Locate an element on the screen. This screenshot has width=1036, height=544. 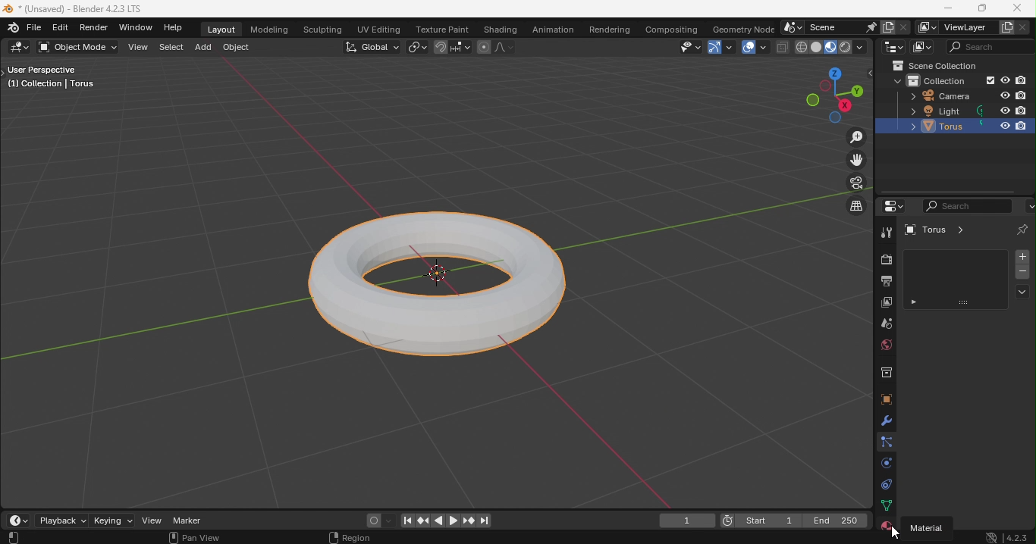
Snap is located at coordinates (439, 46).